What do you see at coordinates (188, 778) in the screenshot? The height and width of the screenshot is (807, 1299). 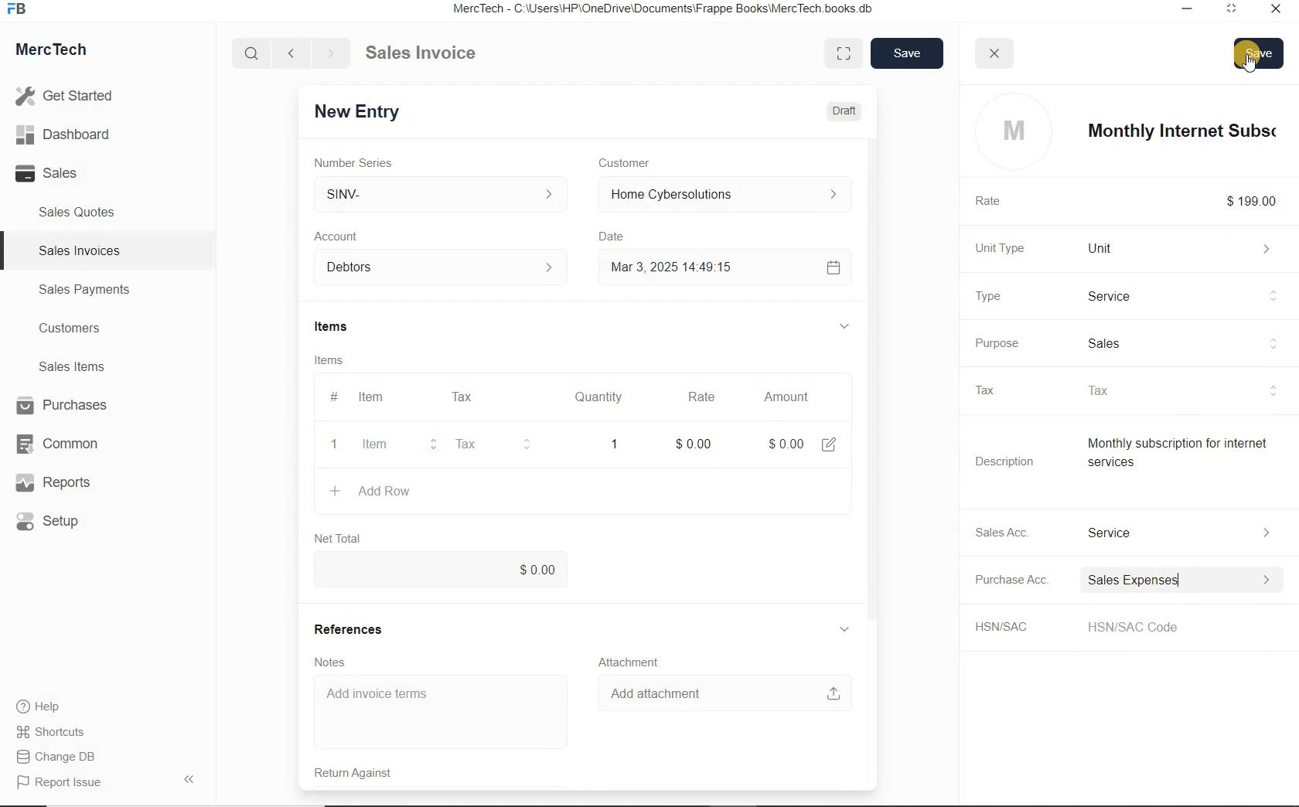 I see `Hide Sidebar` at bounding box center [188, 778].